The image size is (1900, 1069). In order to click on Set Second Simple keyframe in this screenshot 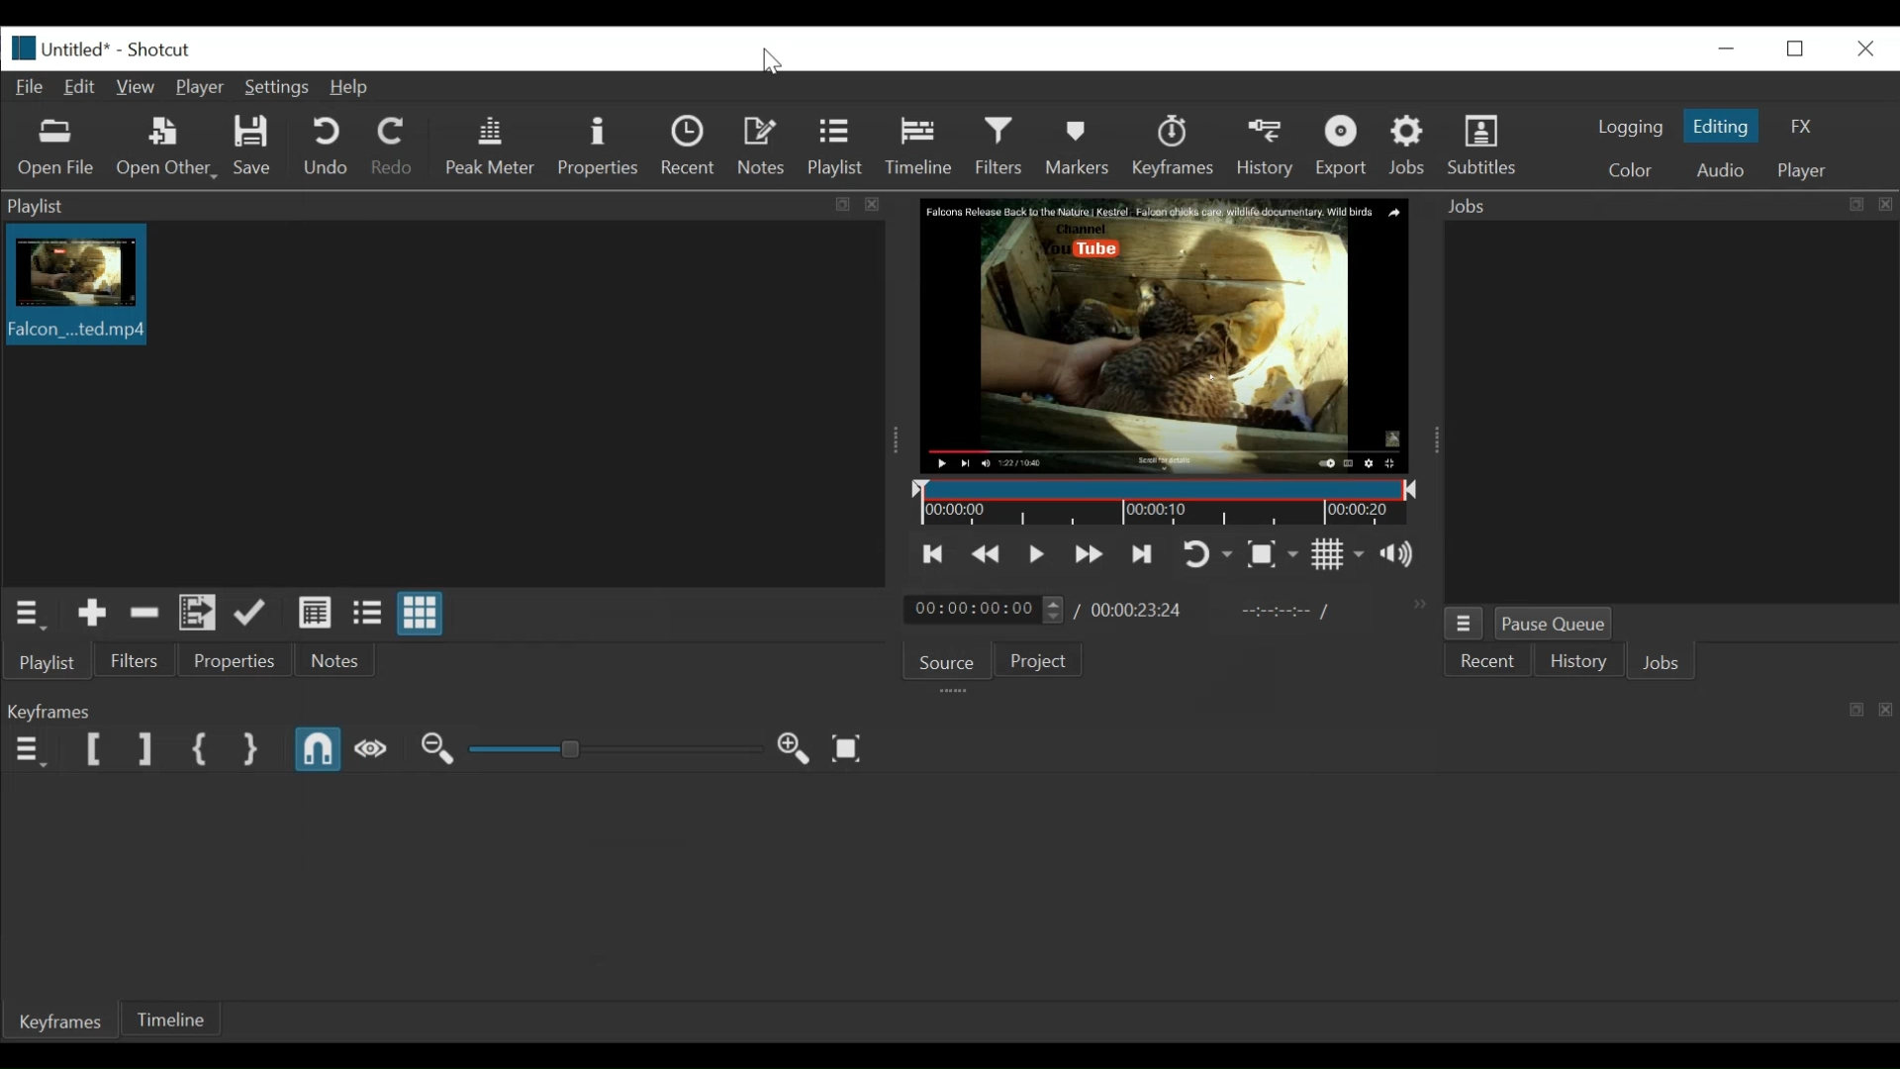, I will do `click(248, 752)`.